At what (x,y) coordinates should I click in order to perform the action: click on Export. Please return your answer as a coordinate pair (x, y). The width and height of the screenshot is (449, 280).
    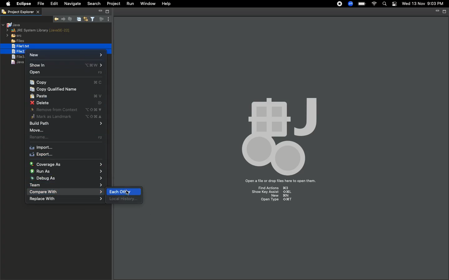
    Looking at the image, I should click on (44, 154).